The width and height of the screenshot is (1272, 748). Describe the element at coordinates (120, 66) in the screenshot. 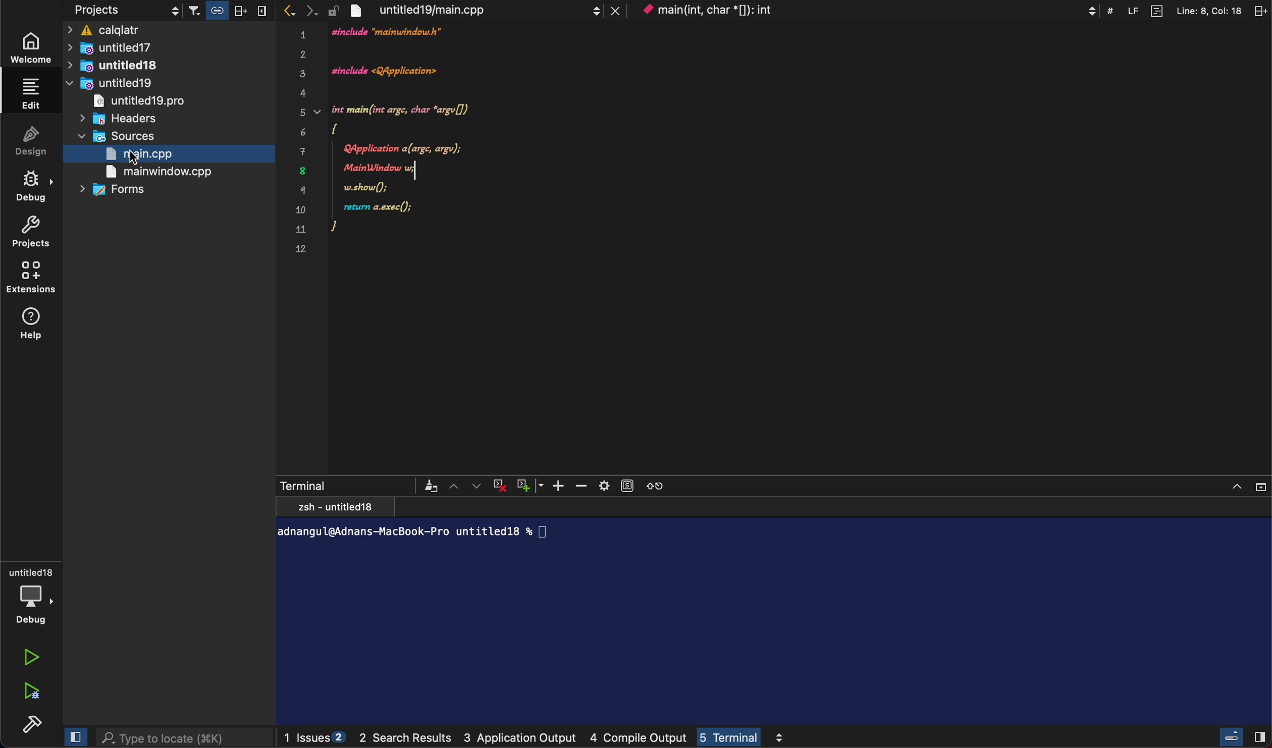

I see `untitlewd18` at that location.